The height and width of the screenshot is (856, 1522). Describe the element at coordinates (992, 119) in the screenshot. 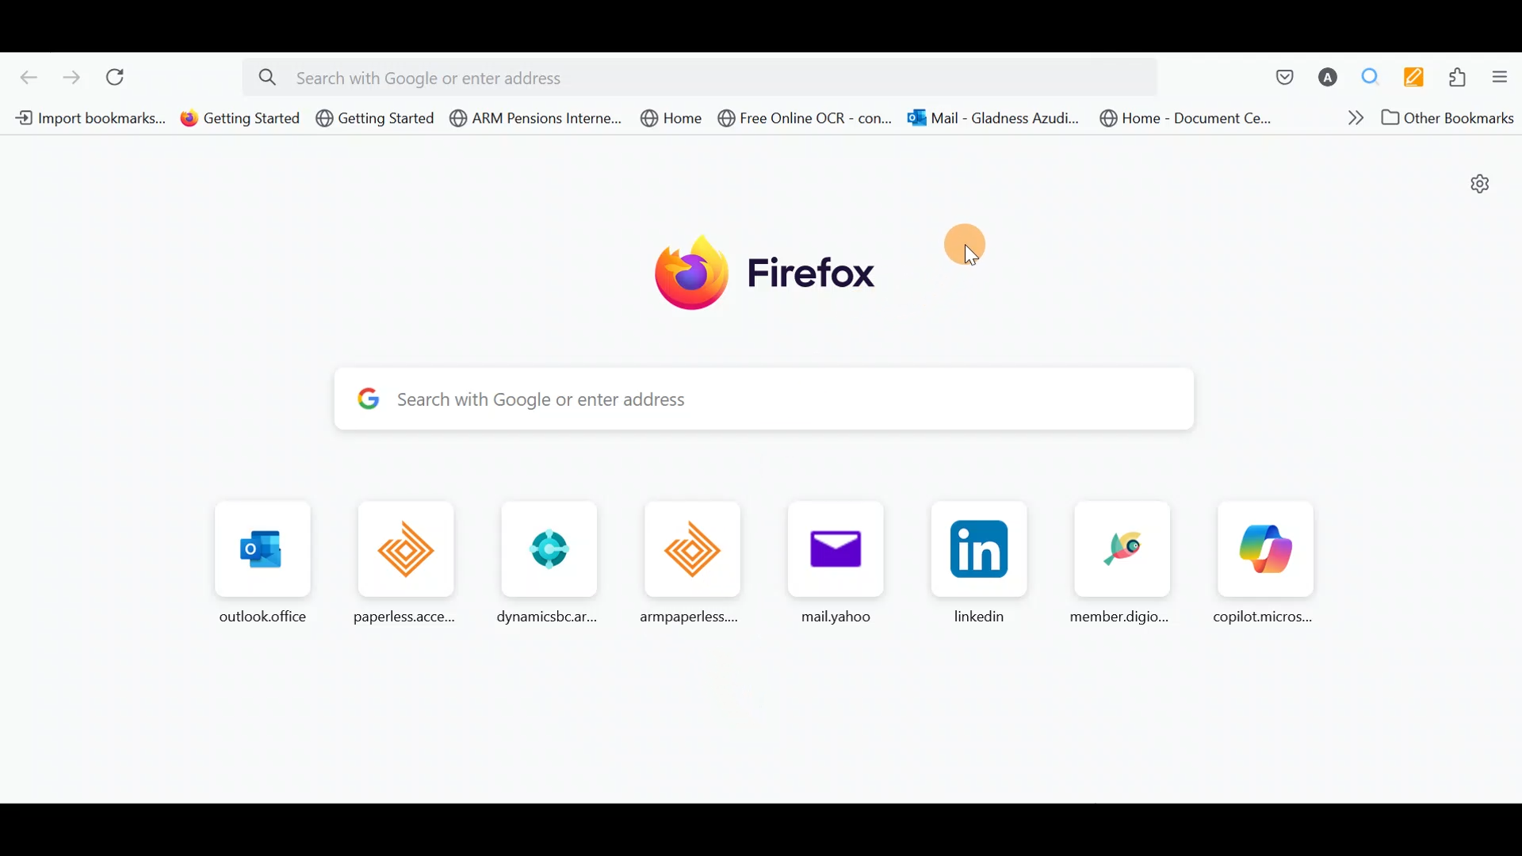

I see `Bookmark 7` at that location.